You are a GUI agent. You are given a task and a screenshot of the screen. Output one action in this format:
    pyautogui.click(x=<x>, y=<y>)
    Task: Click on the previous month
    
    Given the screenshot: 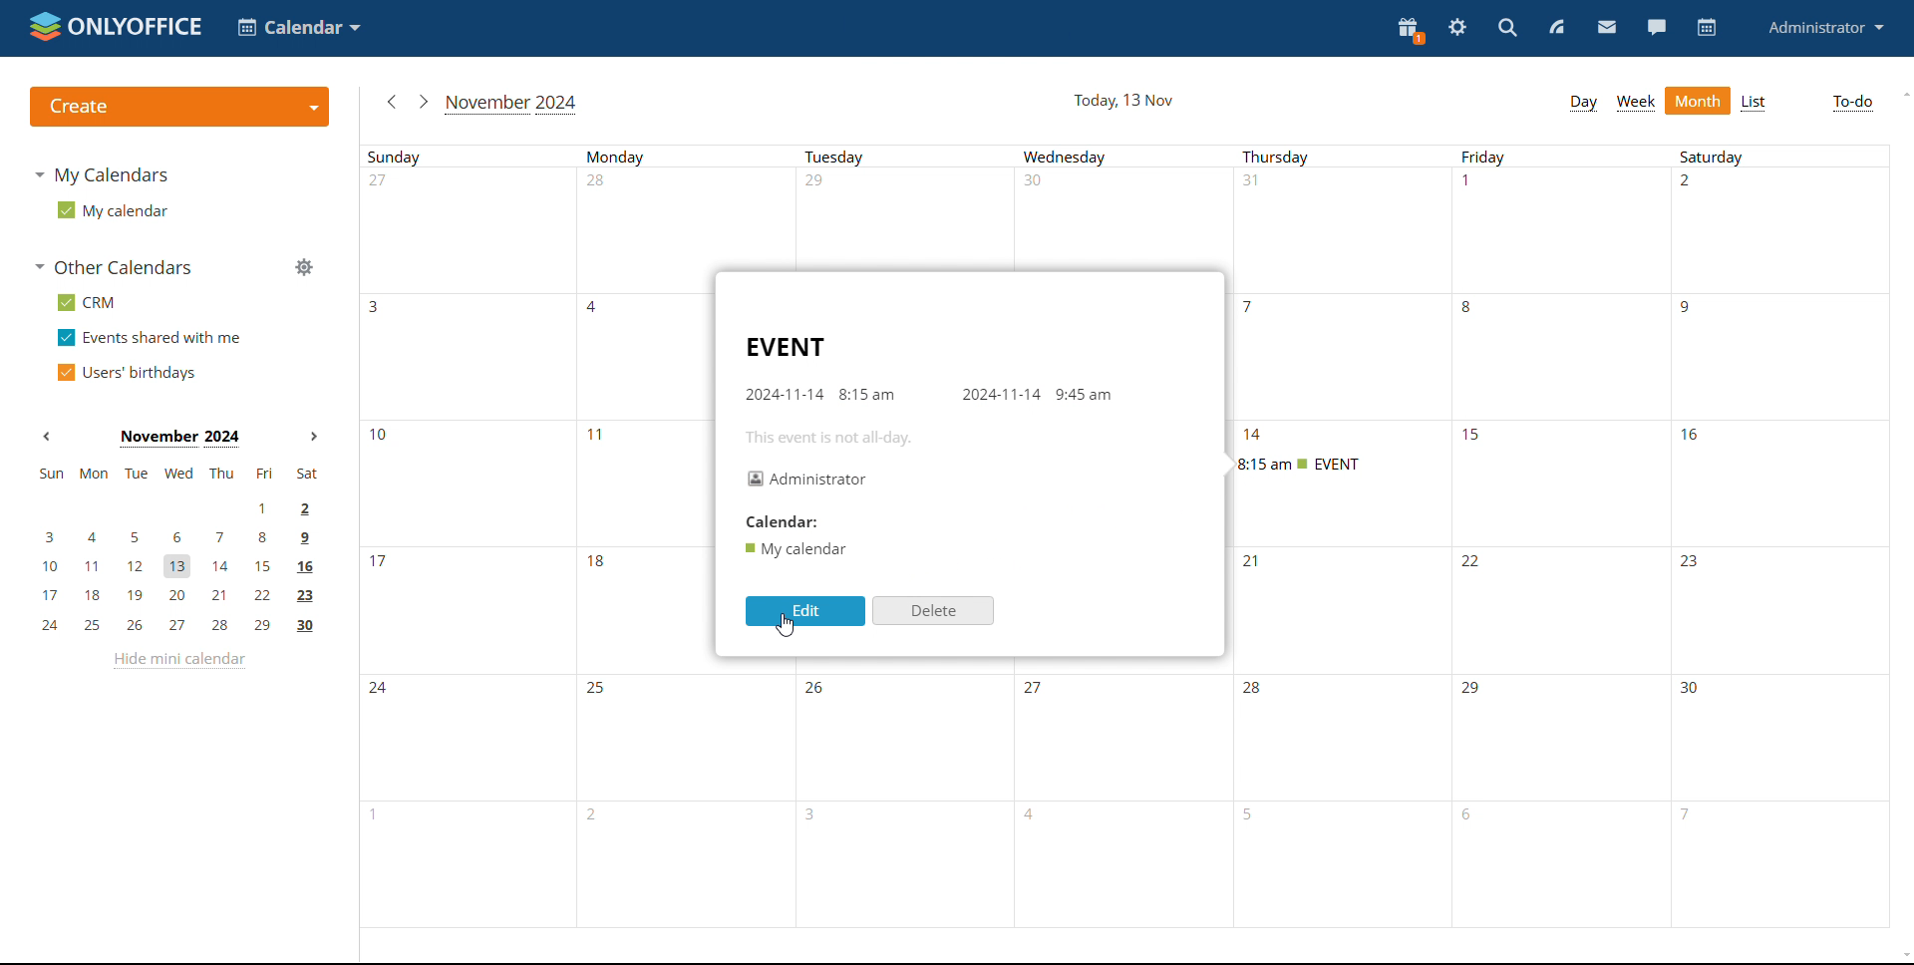 What is the action you would take?
    pyautogui.click(x=47, y=436)
    